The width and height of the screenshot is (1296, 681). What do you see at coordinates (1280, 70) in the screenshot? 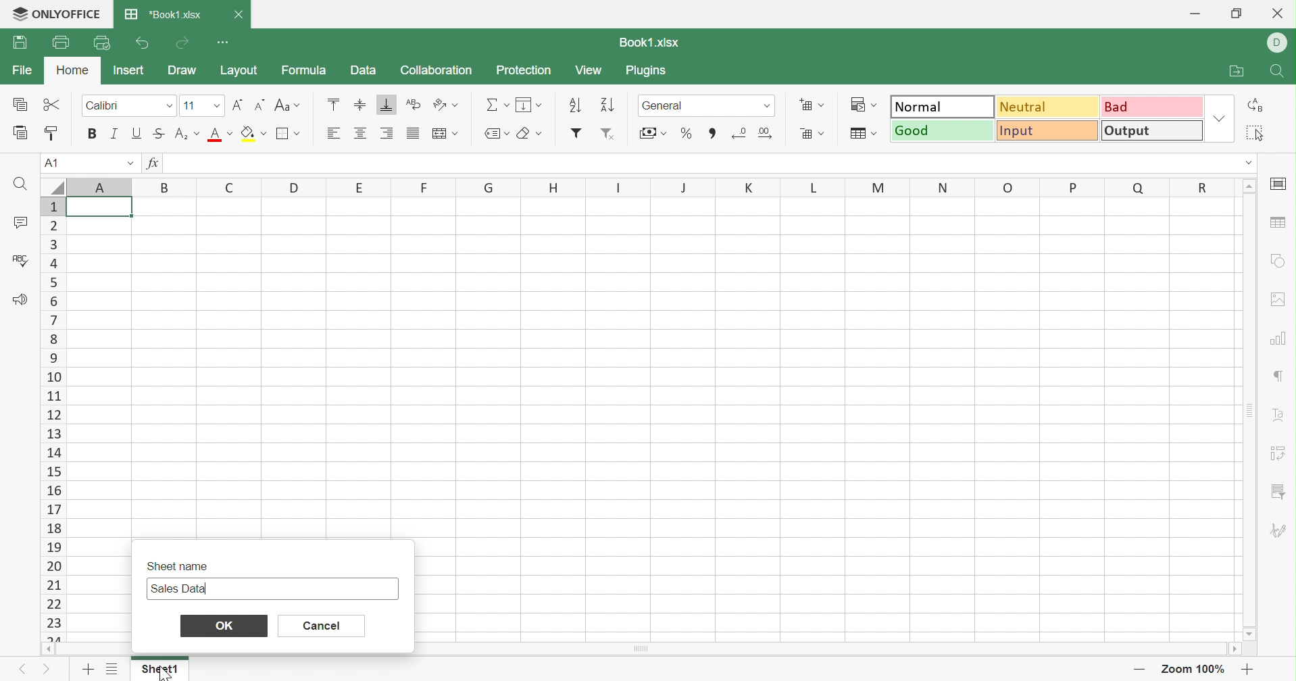
I see `Search` at bounding box center [1280, 70].